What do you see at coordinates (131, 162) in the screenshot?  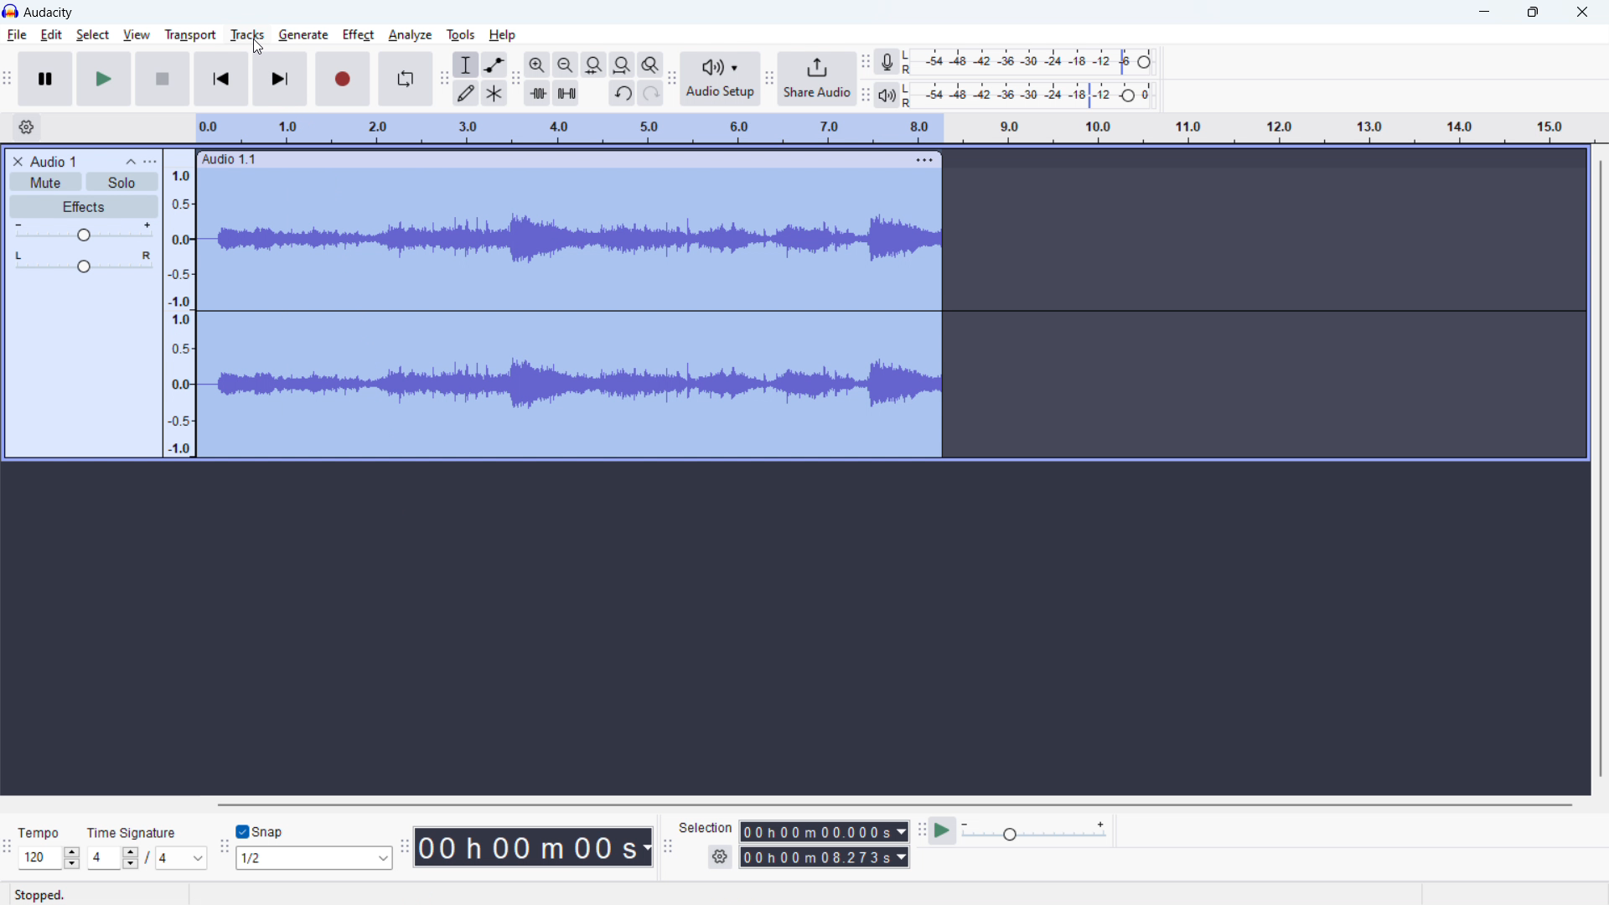 I see `collapse` at bounding box center [131, 162].